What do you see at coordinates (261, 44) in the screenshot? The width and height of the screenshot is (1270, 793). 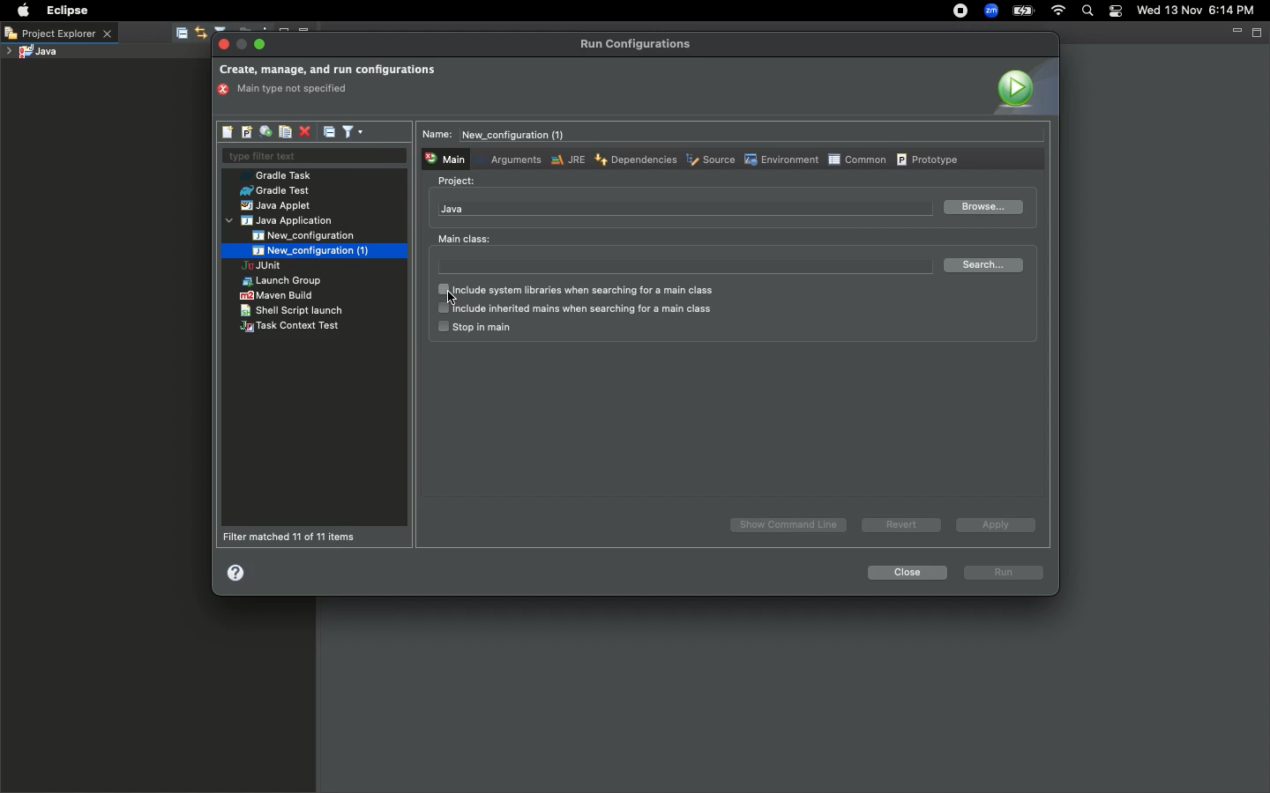 I see `Maximize` at bounding box center [261, 44].